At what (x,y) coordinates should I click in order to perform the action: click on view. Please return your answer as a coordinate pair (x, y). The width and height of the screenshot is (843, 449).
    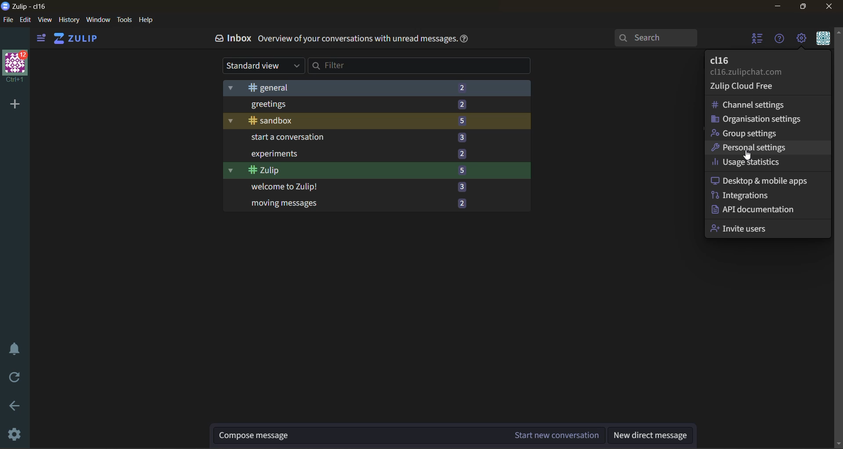
    Looking at the image, I should click on (46, 21).